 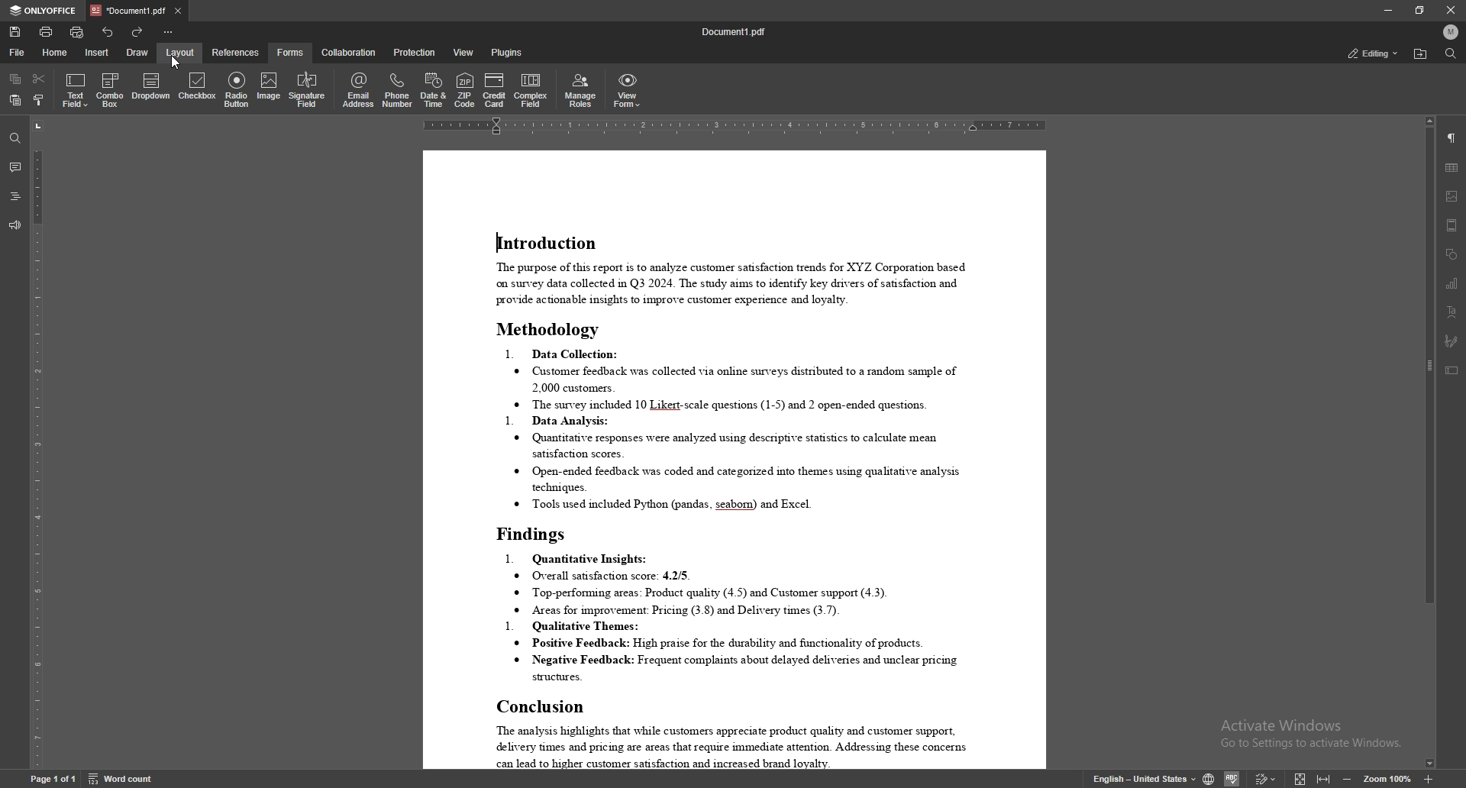 What do you see at coordinates (38, 79) in the screenshot?
I see `cut` at bounding box center [38, 79].